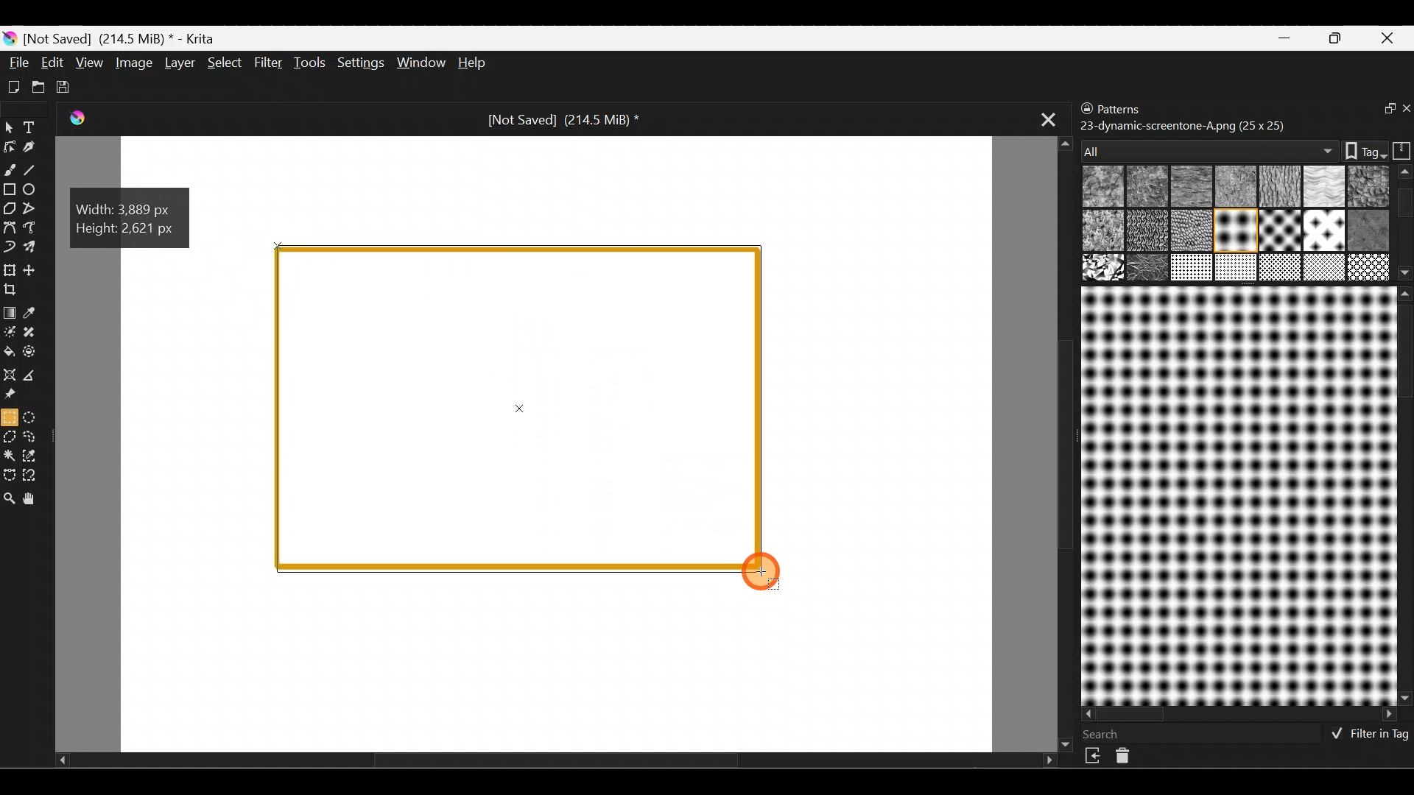 The image size is (1414, 795). Describe the element at coordinates (36, 269) in the screenshot. I see `Move a layer` at that location.